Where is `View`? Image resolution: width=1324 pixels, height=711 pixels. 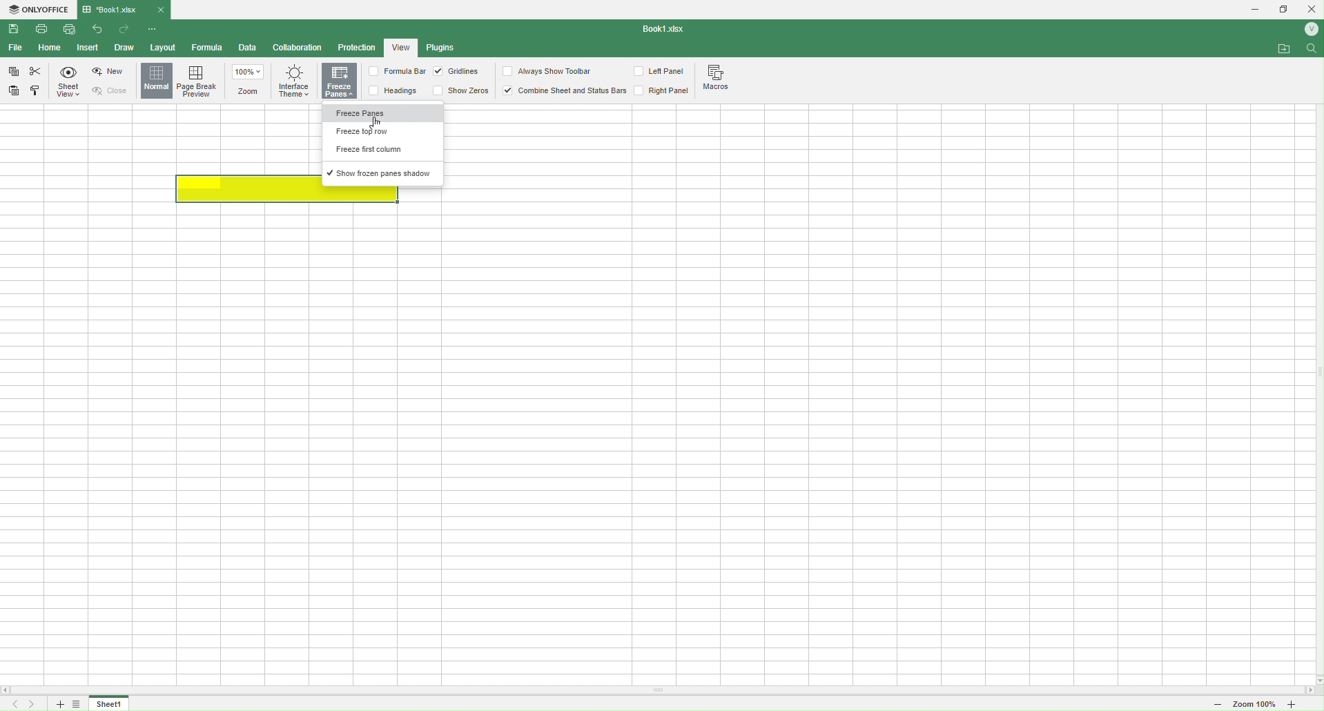
View is located at coordinates (401, 46).